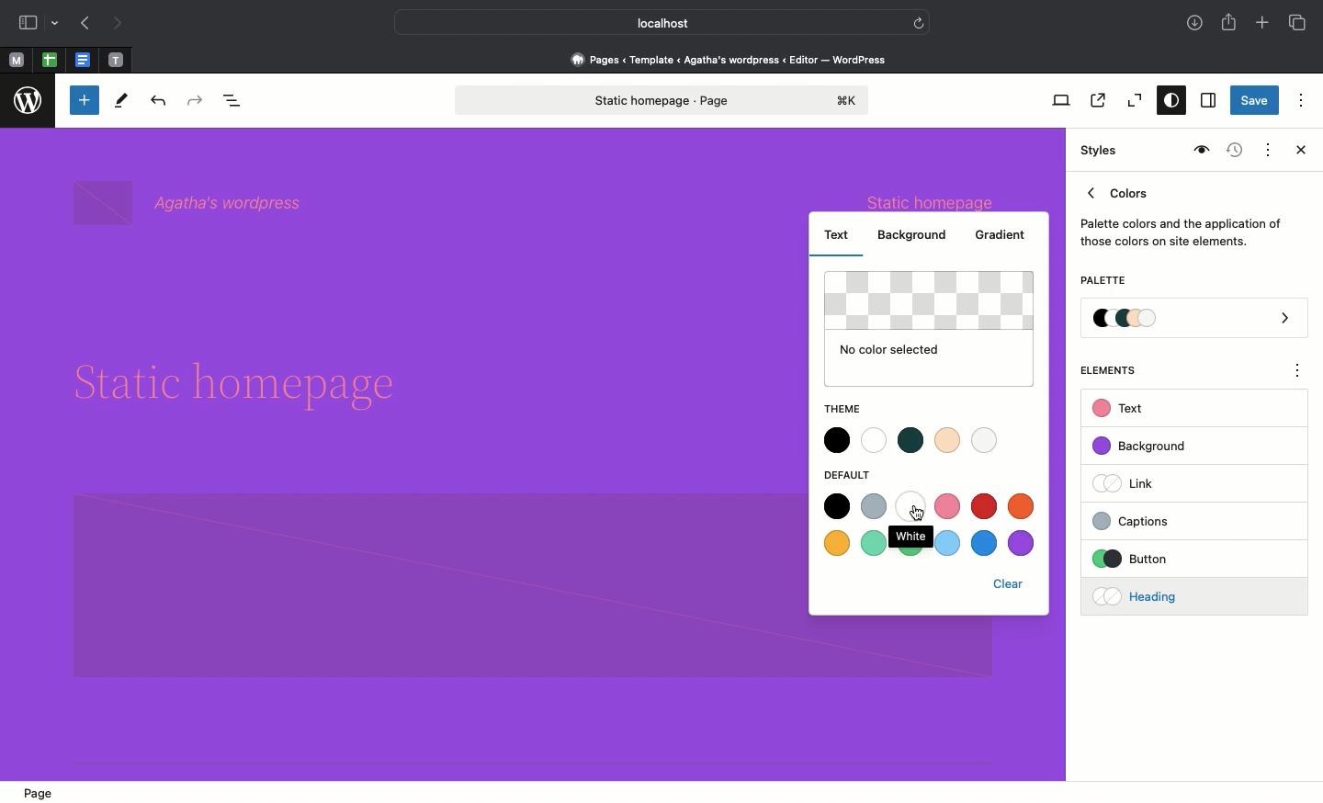 The width and height of the screenshot is (1323, 803). What do you see at coordinates (649, 22) in the screenshot?
I see `Local host` at bounding box center [649, 22].